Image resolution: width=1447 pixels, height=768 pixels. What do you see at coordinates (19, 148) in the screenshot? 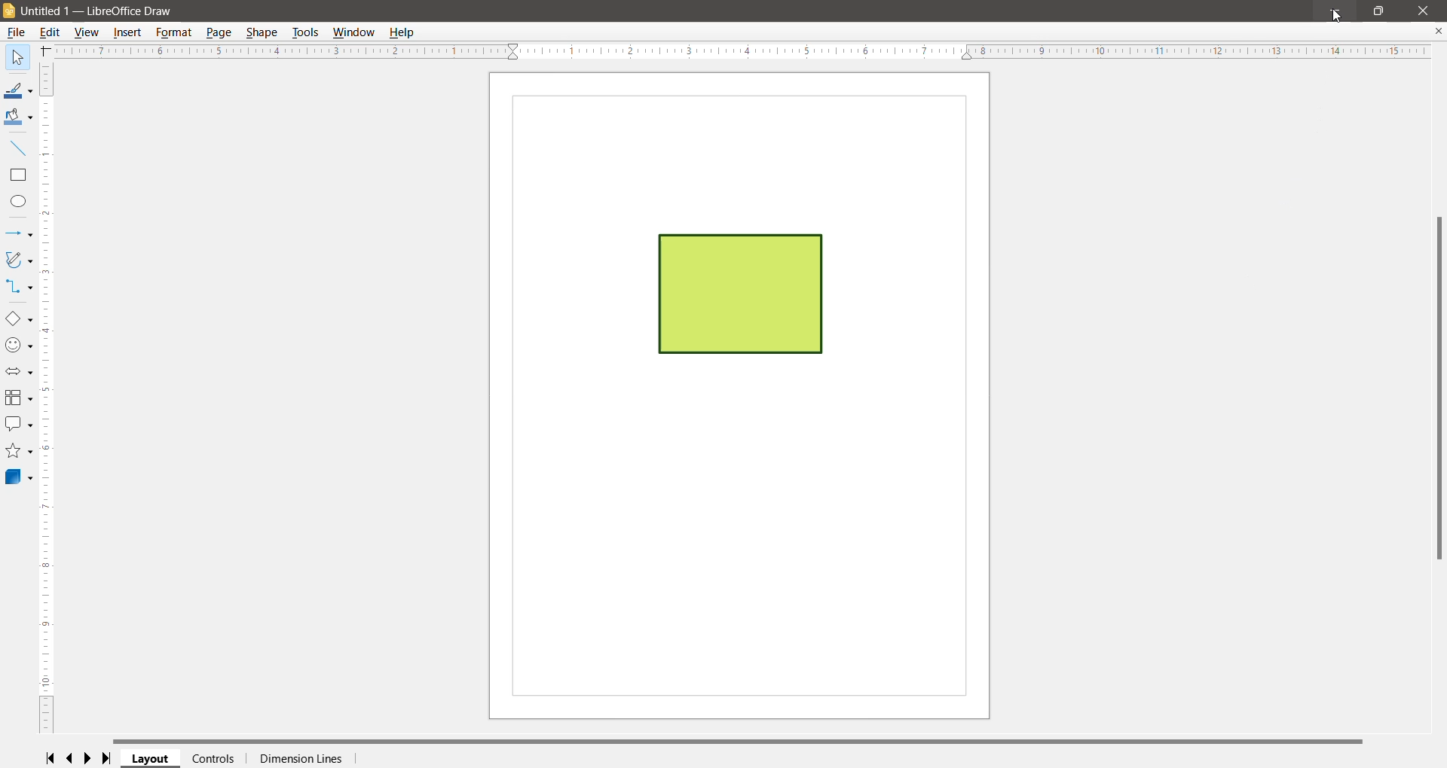
I see `Insert Line` at bounding box center [19, 148].